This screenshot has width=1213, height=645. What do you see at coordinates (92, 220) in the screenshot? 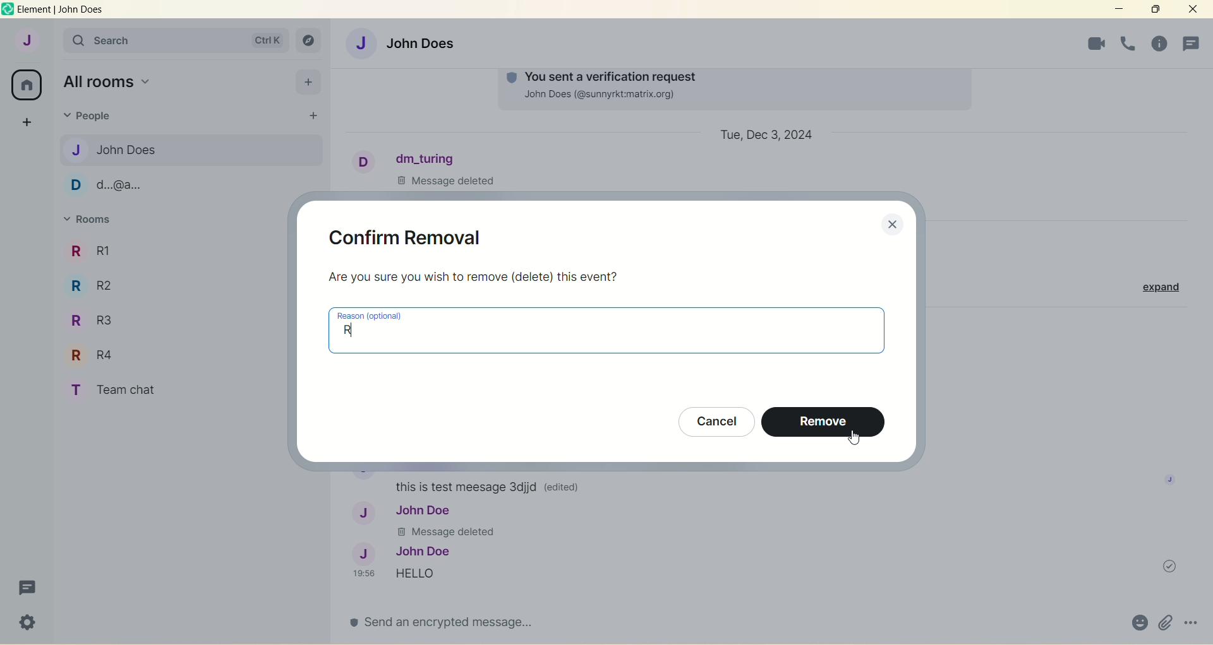
I see `rooms` at bounding box center [92, 220].